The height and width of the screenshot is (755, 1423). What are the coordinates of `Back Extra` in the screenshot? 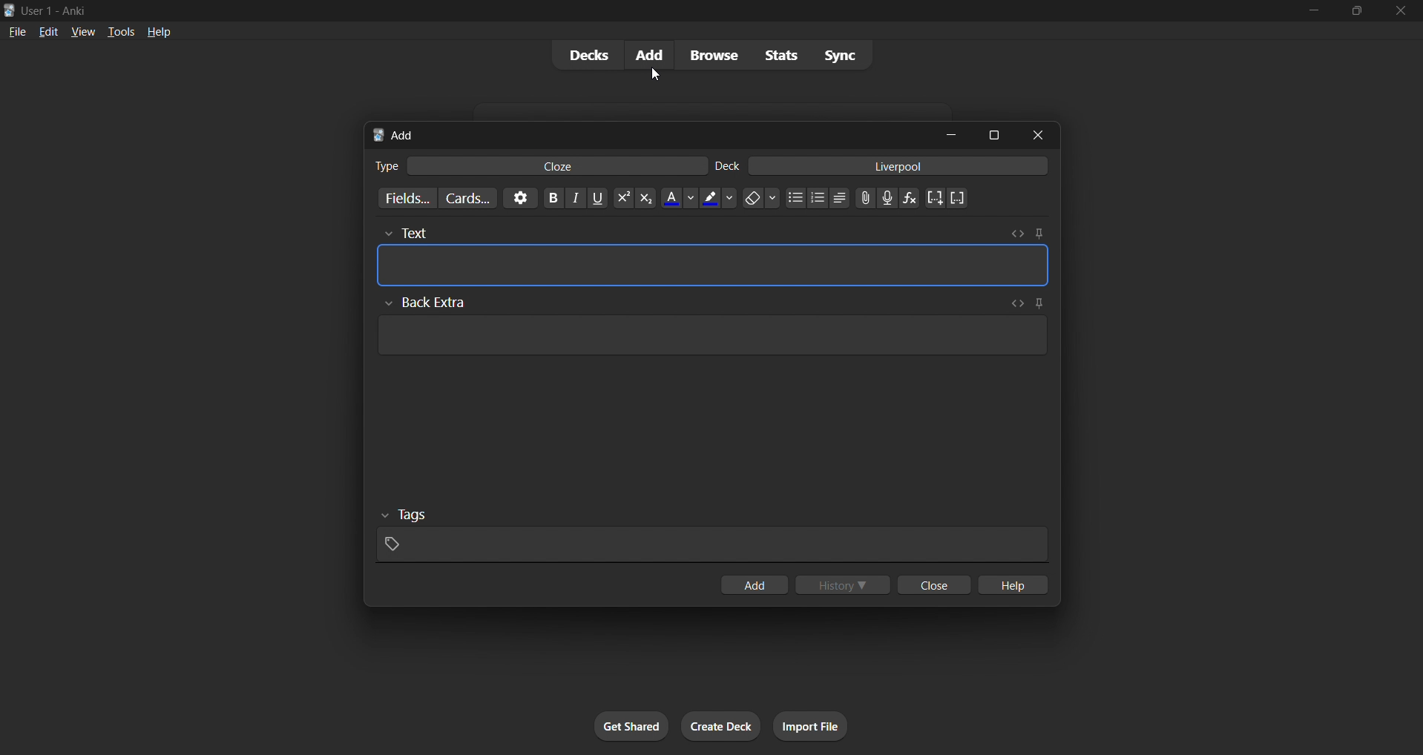 It's located at (433, 302).